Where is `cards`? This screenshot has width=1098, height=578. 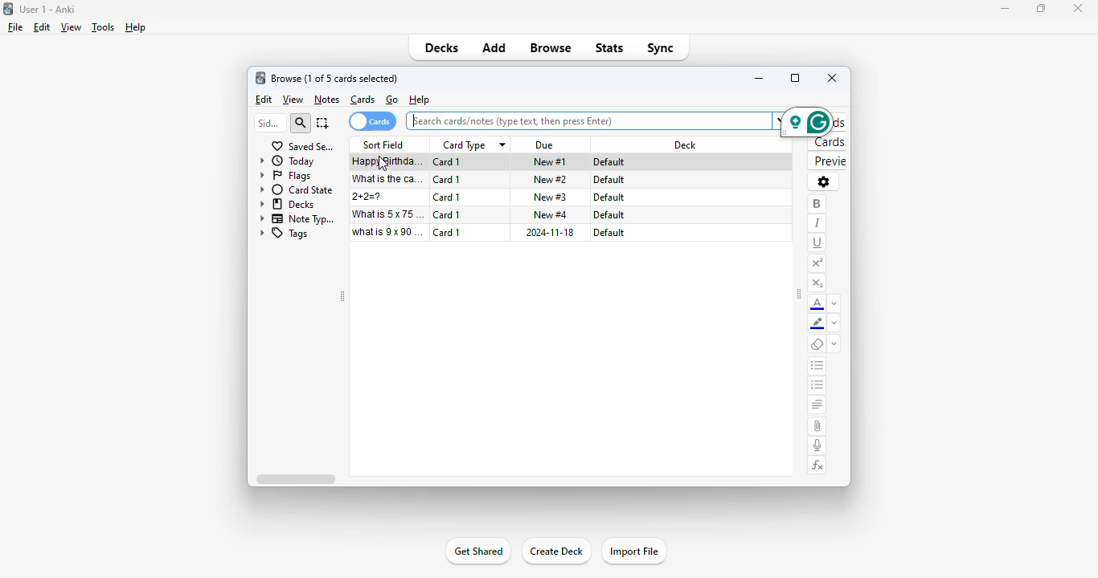
cards is located at coordinates (372, 121).